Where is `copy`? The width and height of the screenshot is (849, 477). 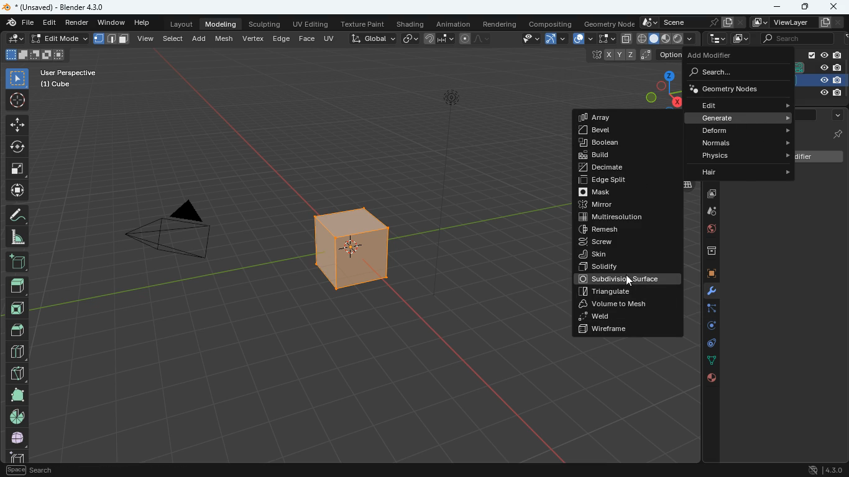 copy is located at coordinates (626, 39).